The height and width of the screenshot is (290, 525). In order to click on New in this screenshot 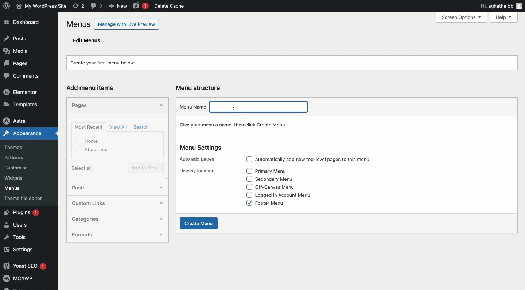, I will do `click(119, 7)`.